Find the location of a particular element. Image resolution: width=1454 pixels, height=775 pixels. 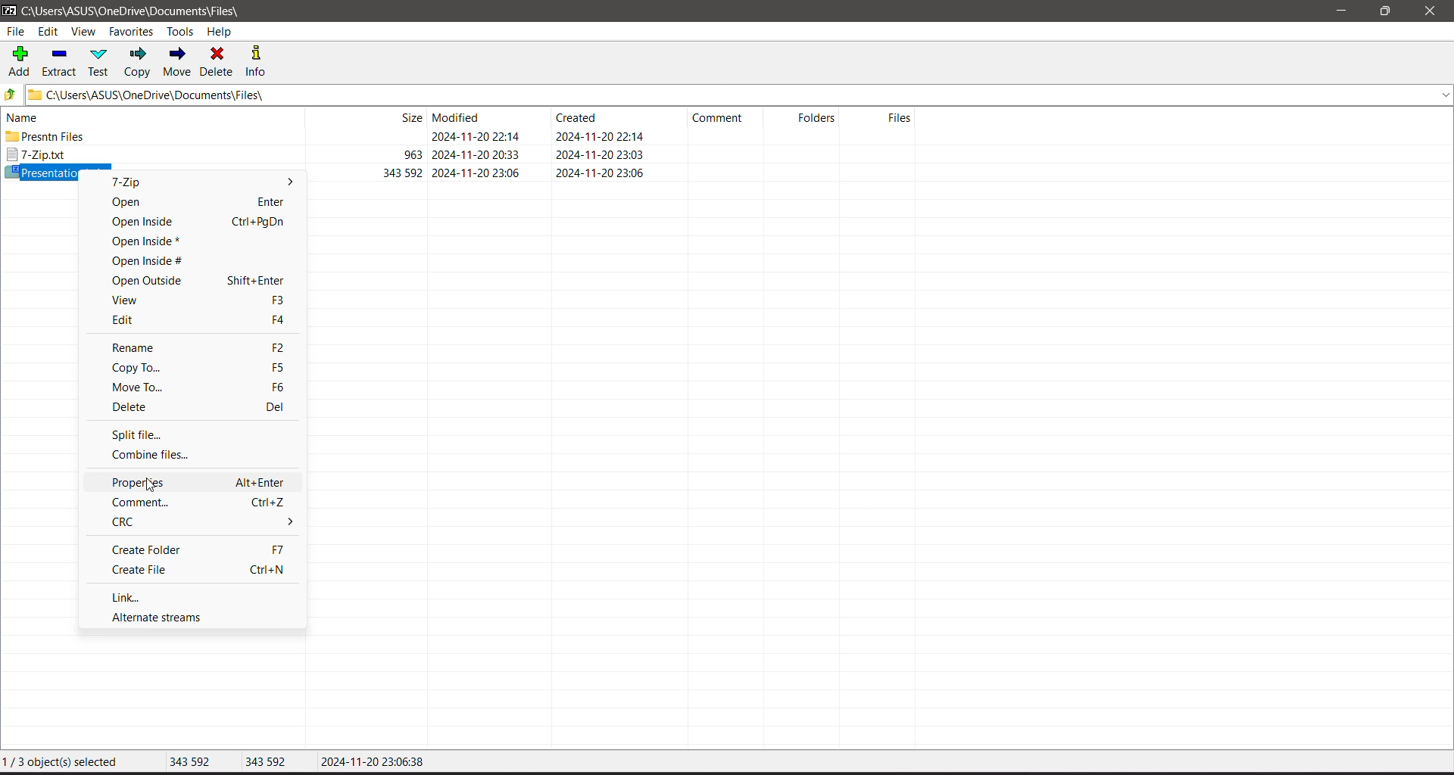

Info is located at coordinates (261, 61).